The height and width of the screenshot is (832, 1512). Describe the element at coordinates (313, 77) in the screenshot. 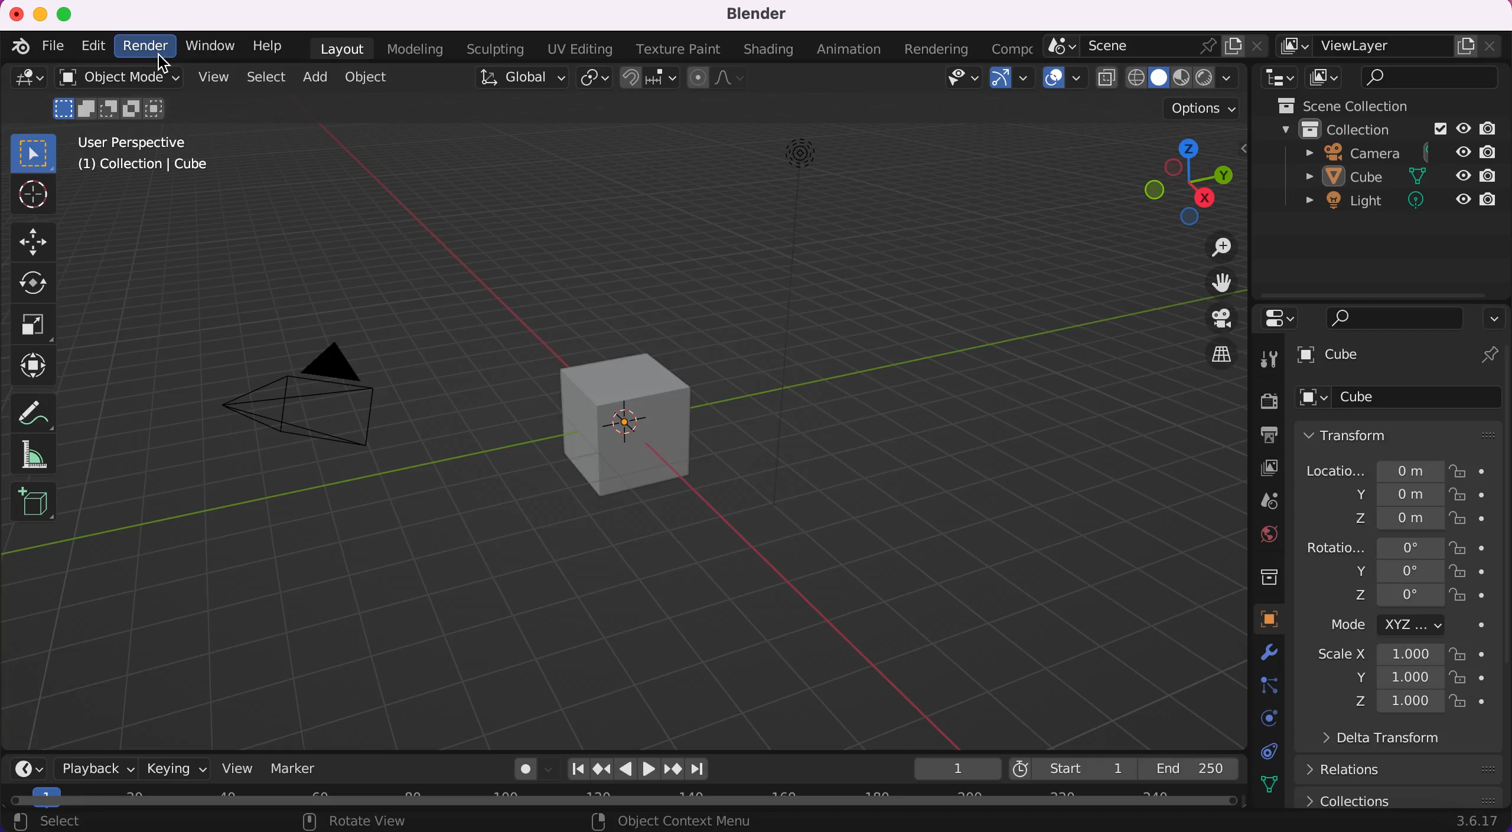

I see `add` at that location.